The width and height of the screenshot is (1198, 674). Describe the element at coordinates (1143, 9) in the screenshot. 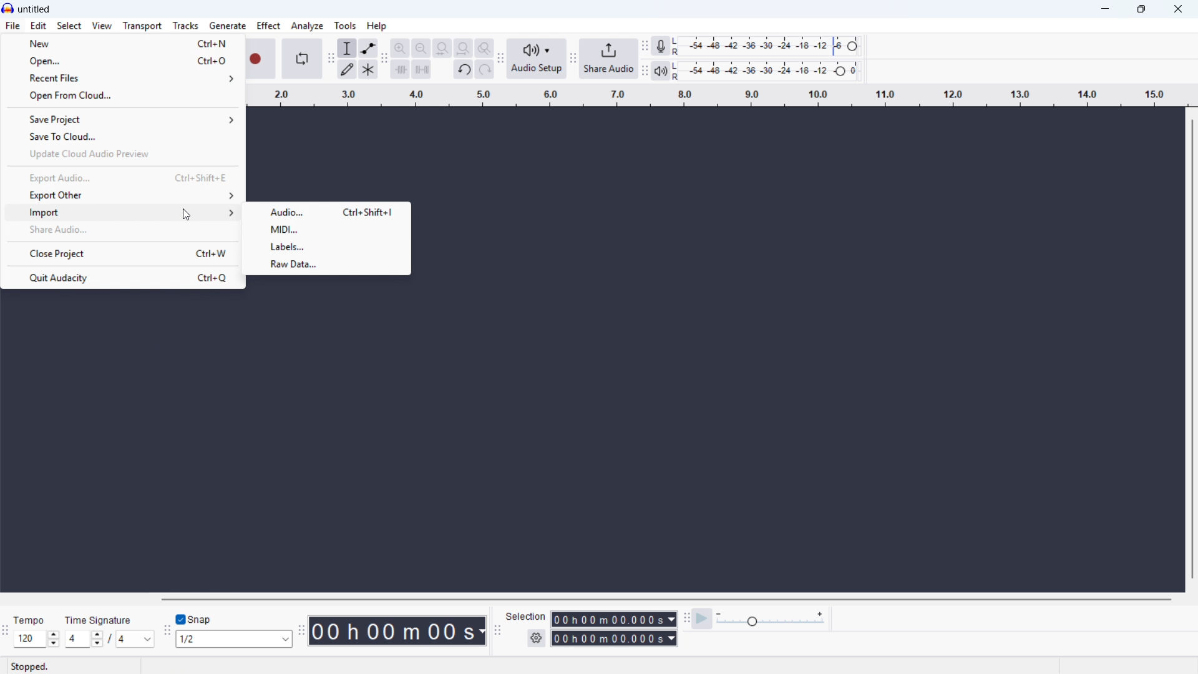

I see `maximise` at that location.